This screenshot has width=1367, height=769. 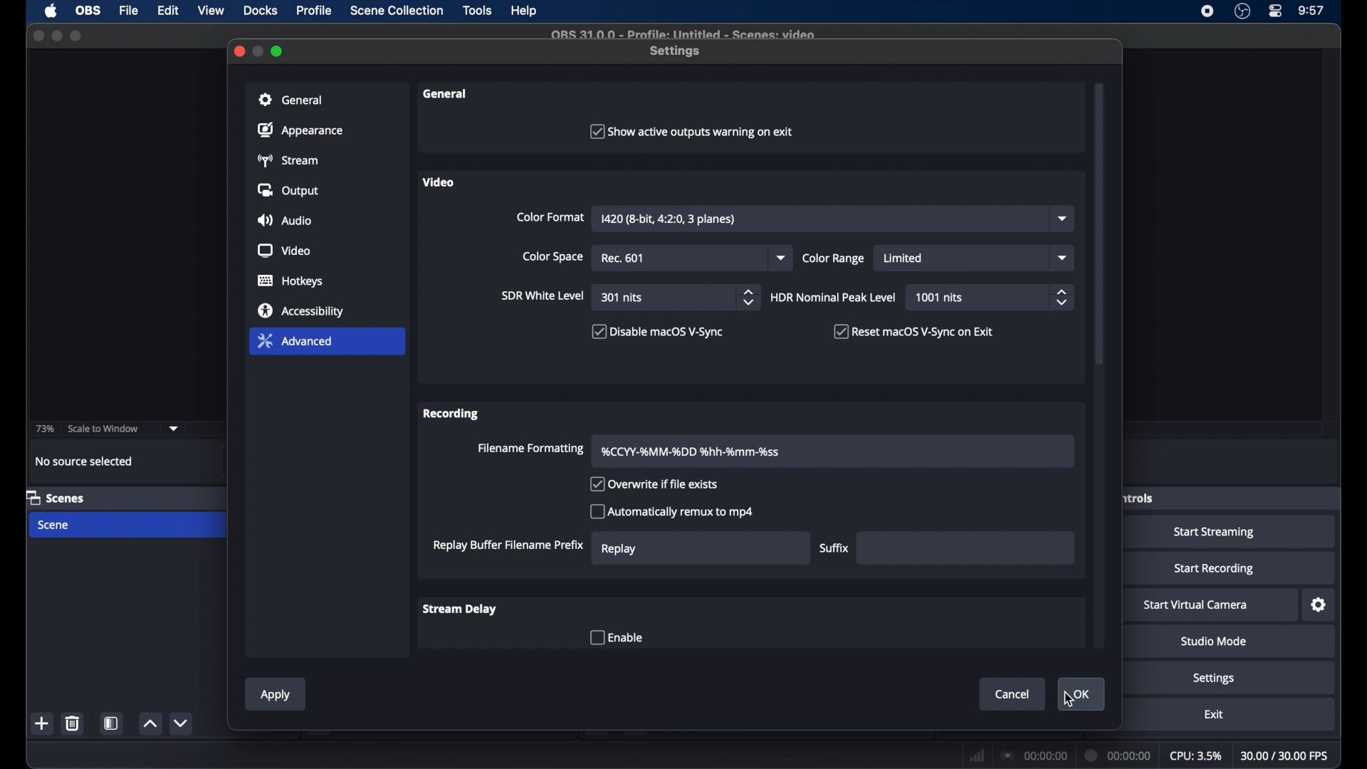 I want to click on HDR nominal peak level, so click(x=834, y=298).